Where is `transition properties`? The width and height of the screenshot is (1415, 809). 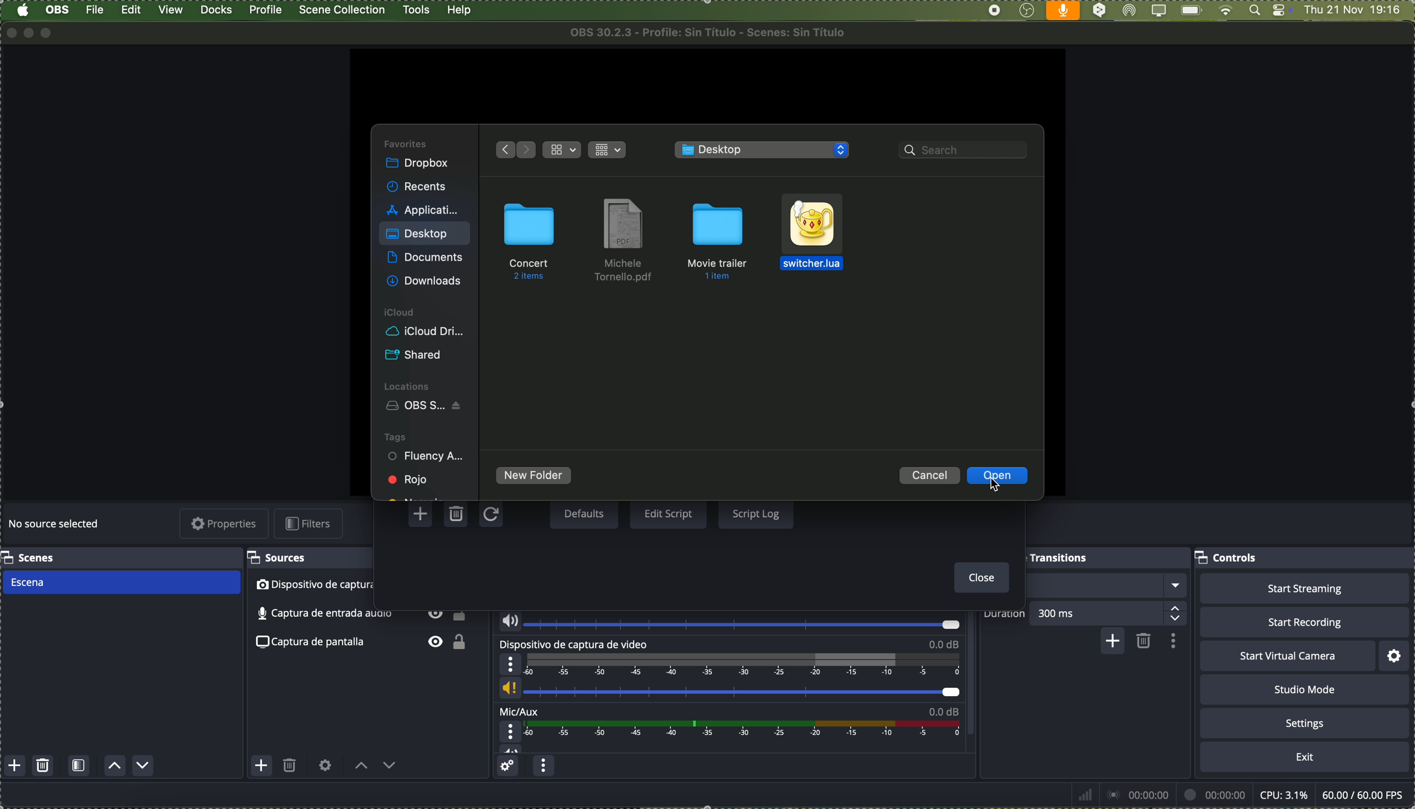
transition properties is located at coordinates (1172, 641).